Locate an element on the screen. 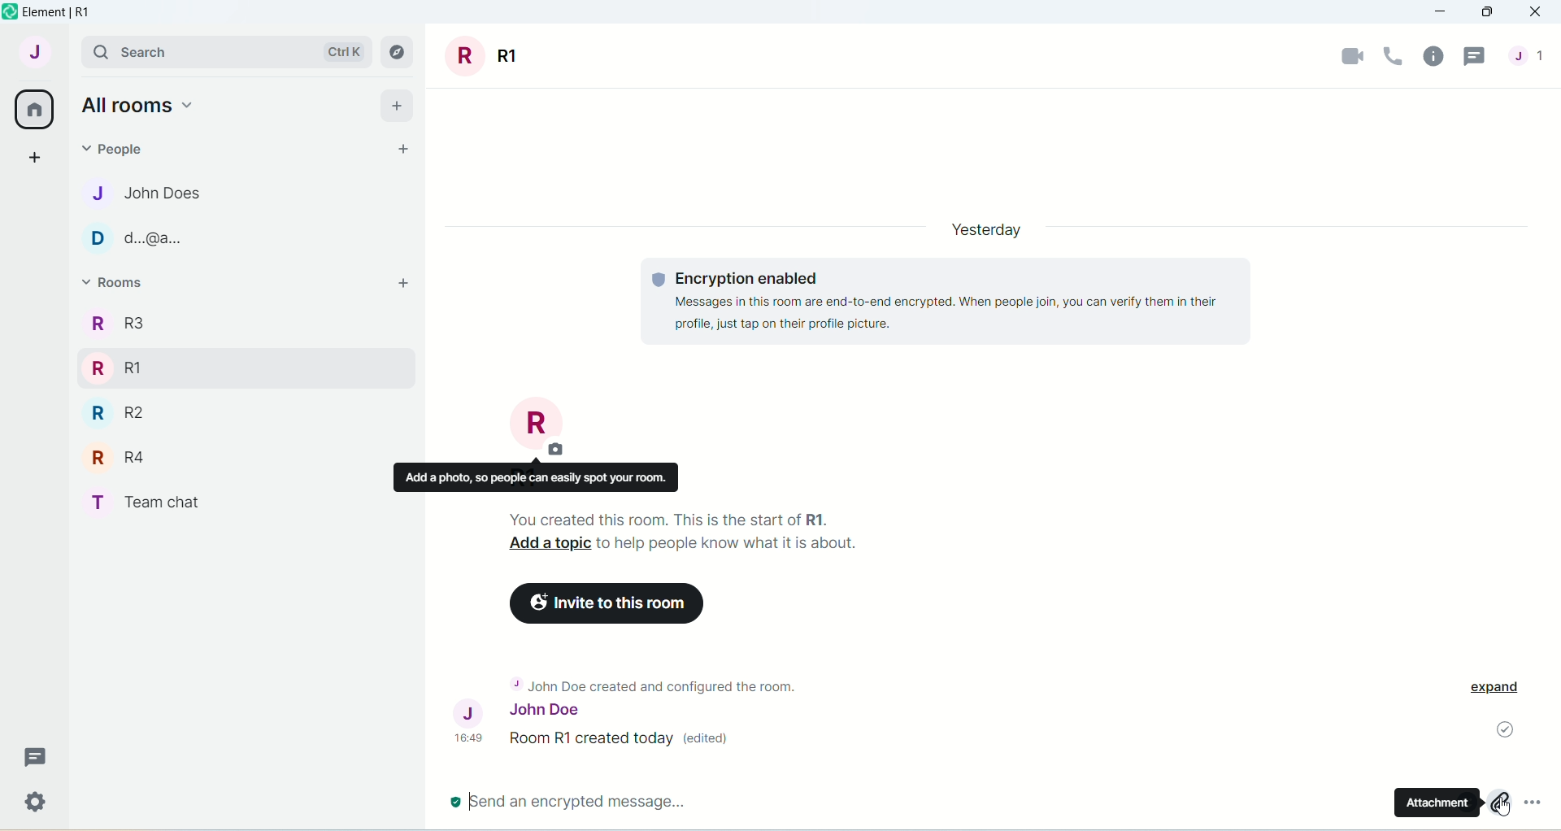 The width and height of the screenshot is (1561, 831). add is located at coordinates (403, 284).